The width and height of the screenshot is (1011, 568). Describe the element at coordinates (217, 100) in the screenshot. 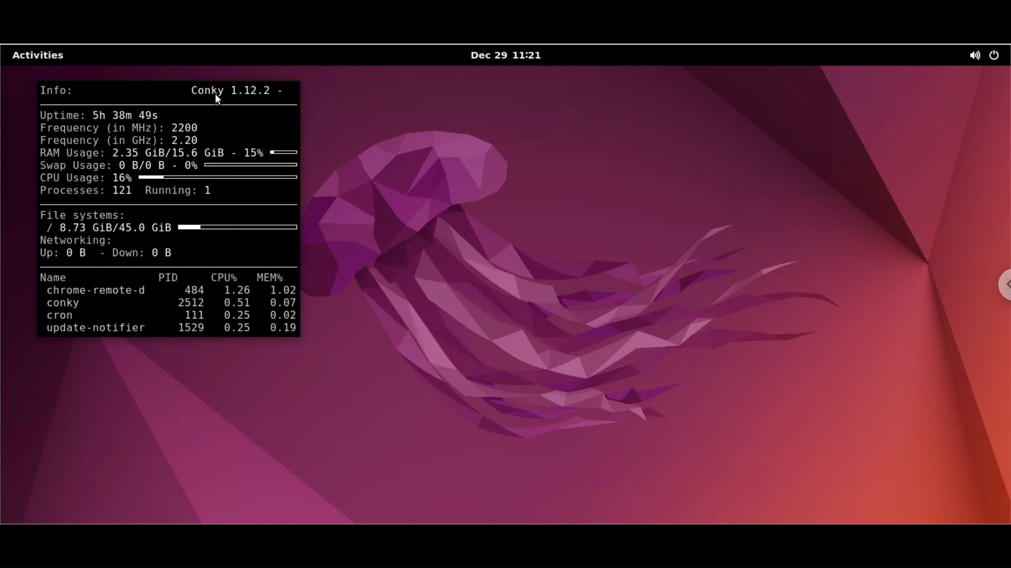

I see `cursor` at that location.